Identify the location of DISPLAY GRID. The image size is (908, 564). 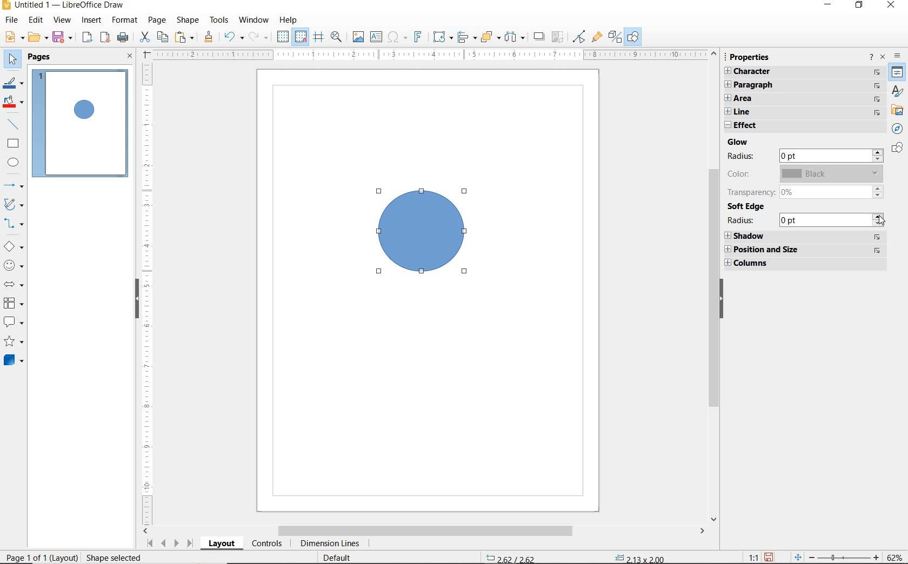
(282, 37).